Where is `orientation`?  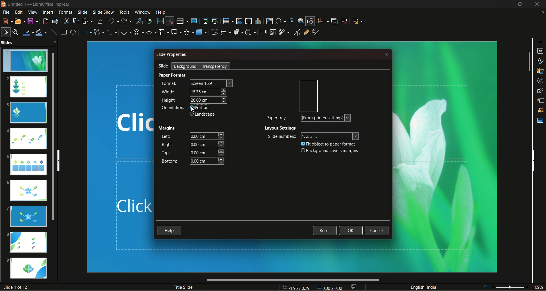 orientation is located at coordinates (172, 108).